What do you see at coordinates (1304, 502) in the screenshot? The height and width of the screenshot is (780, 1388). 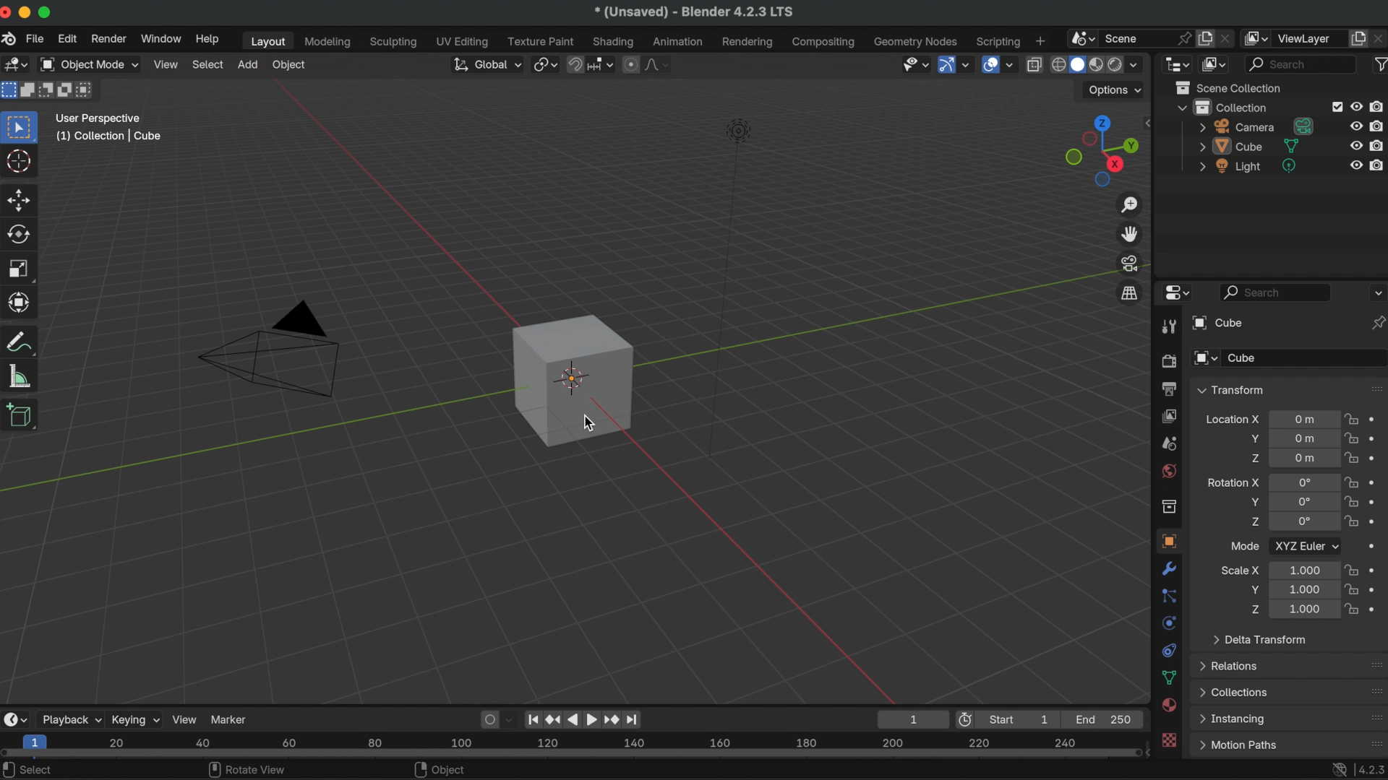 I see `euler rotation` at bounding box center [1304, 502].